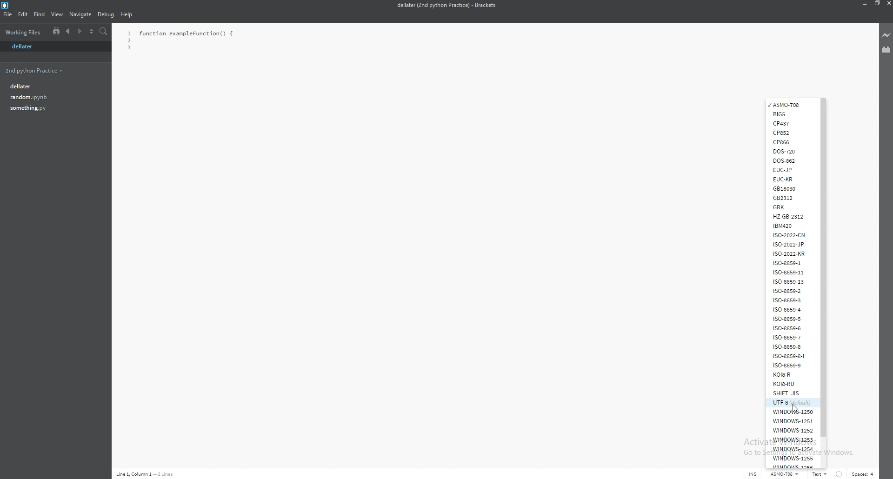 The image size is (893, 479). I want to click on windows-1252, so click(792, 430).